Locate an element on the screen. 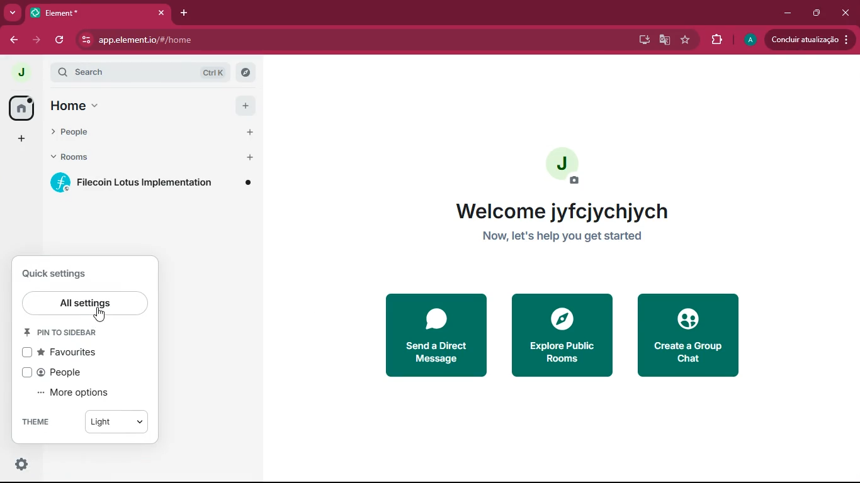  THEME is located at coordinates (35, 421).